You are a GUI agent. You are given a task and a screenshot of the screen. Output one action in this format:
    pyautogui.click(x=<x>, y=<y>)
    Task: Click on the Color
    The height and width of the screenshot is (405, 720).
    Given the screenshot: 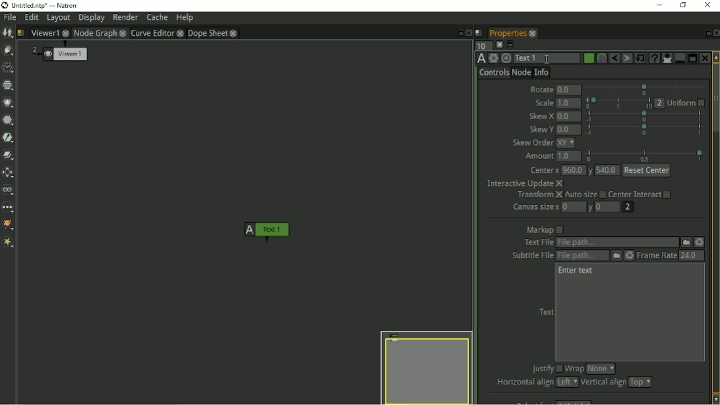 What is the action you would take?
    pyautogui.click(x=9, y=103)
    